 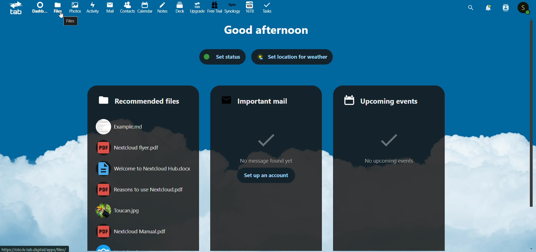 What do you see at coordinates (93, 9) in the screenshot?
I see `activity` at bounding box center [93, 9].